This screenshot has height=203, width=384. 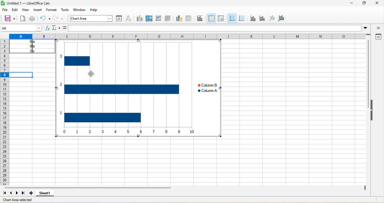 What do you see at coordinates (92, 75) in the screenshot?
I see `cursor` at bounding box center [92, 75].